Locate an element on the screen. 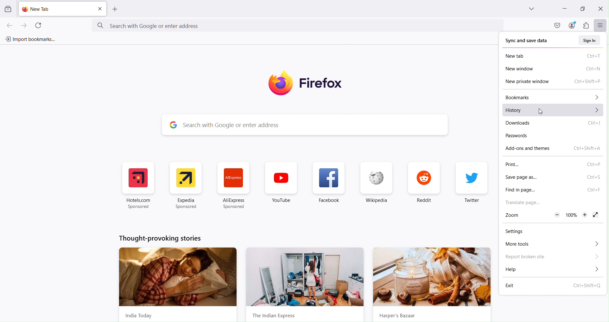  View recent browsing across windows and devices is located at coordinates (7, 10).